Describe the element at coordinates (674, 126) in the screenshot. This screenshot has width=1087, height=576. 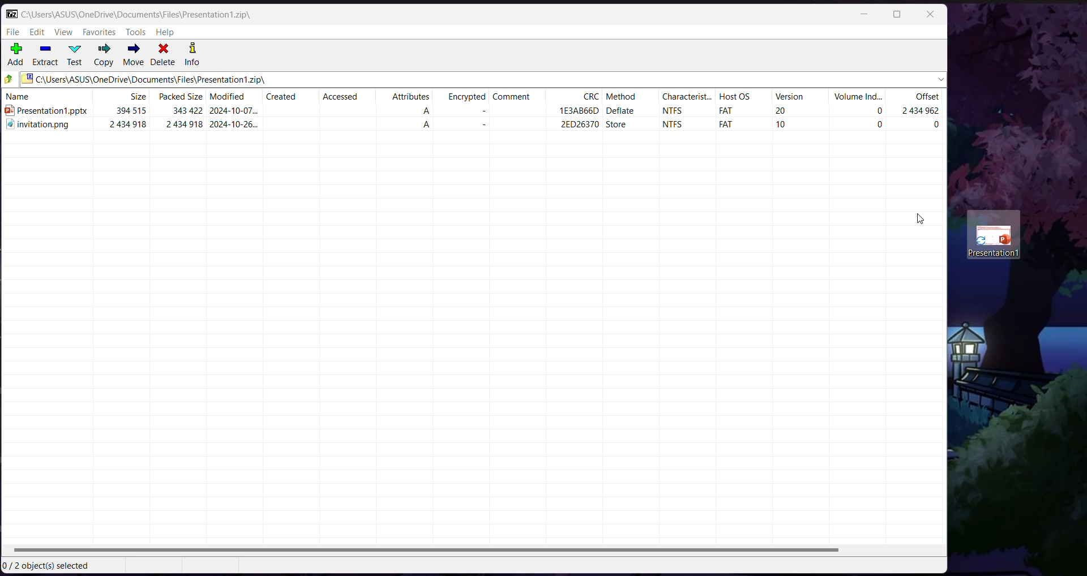
I see `NTFS` at that location.